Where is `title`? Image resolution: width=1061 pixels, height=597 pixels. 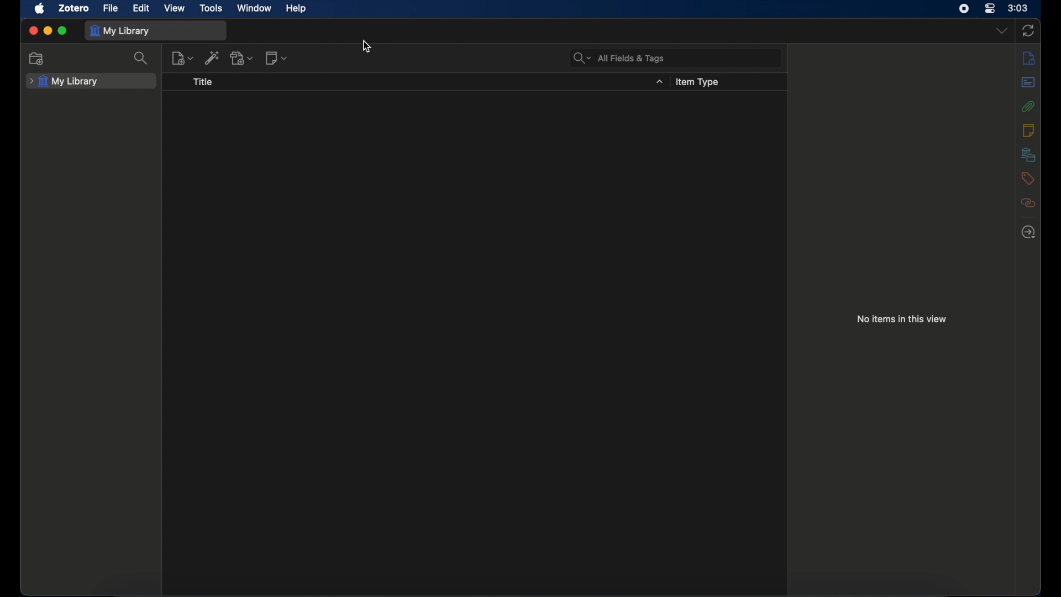
title is located at coordinates (204, 82).